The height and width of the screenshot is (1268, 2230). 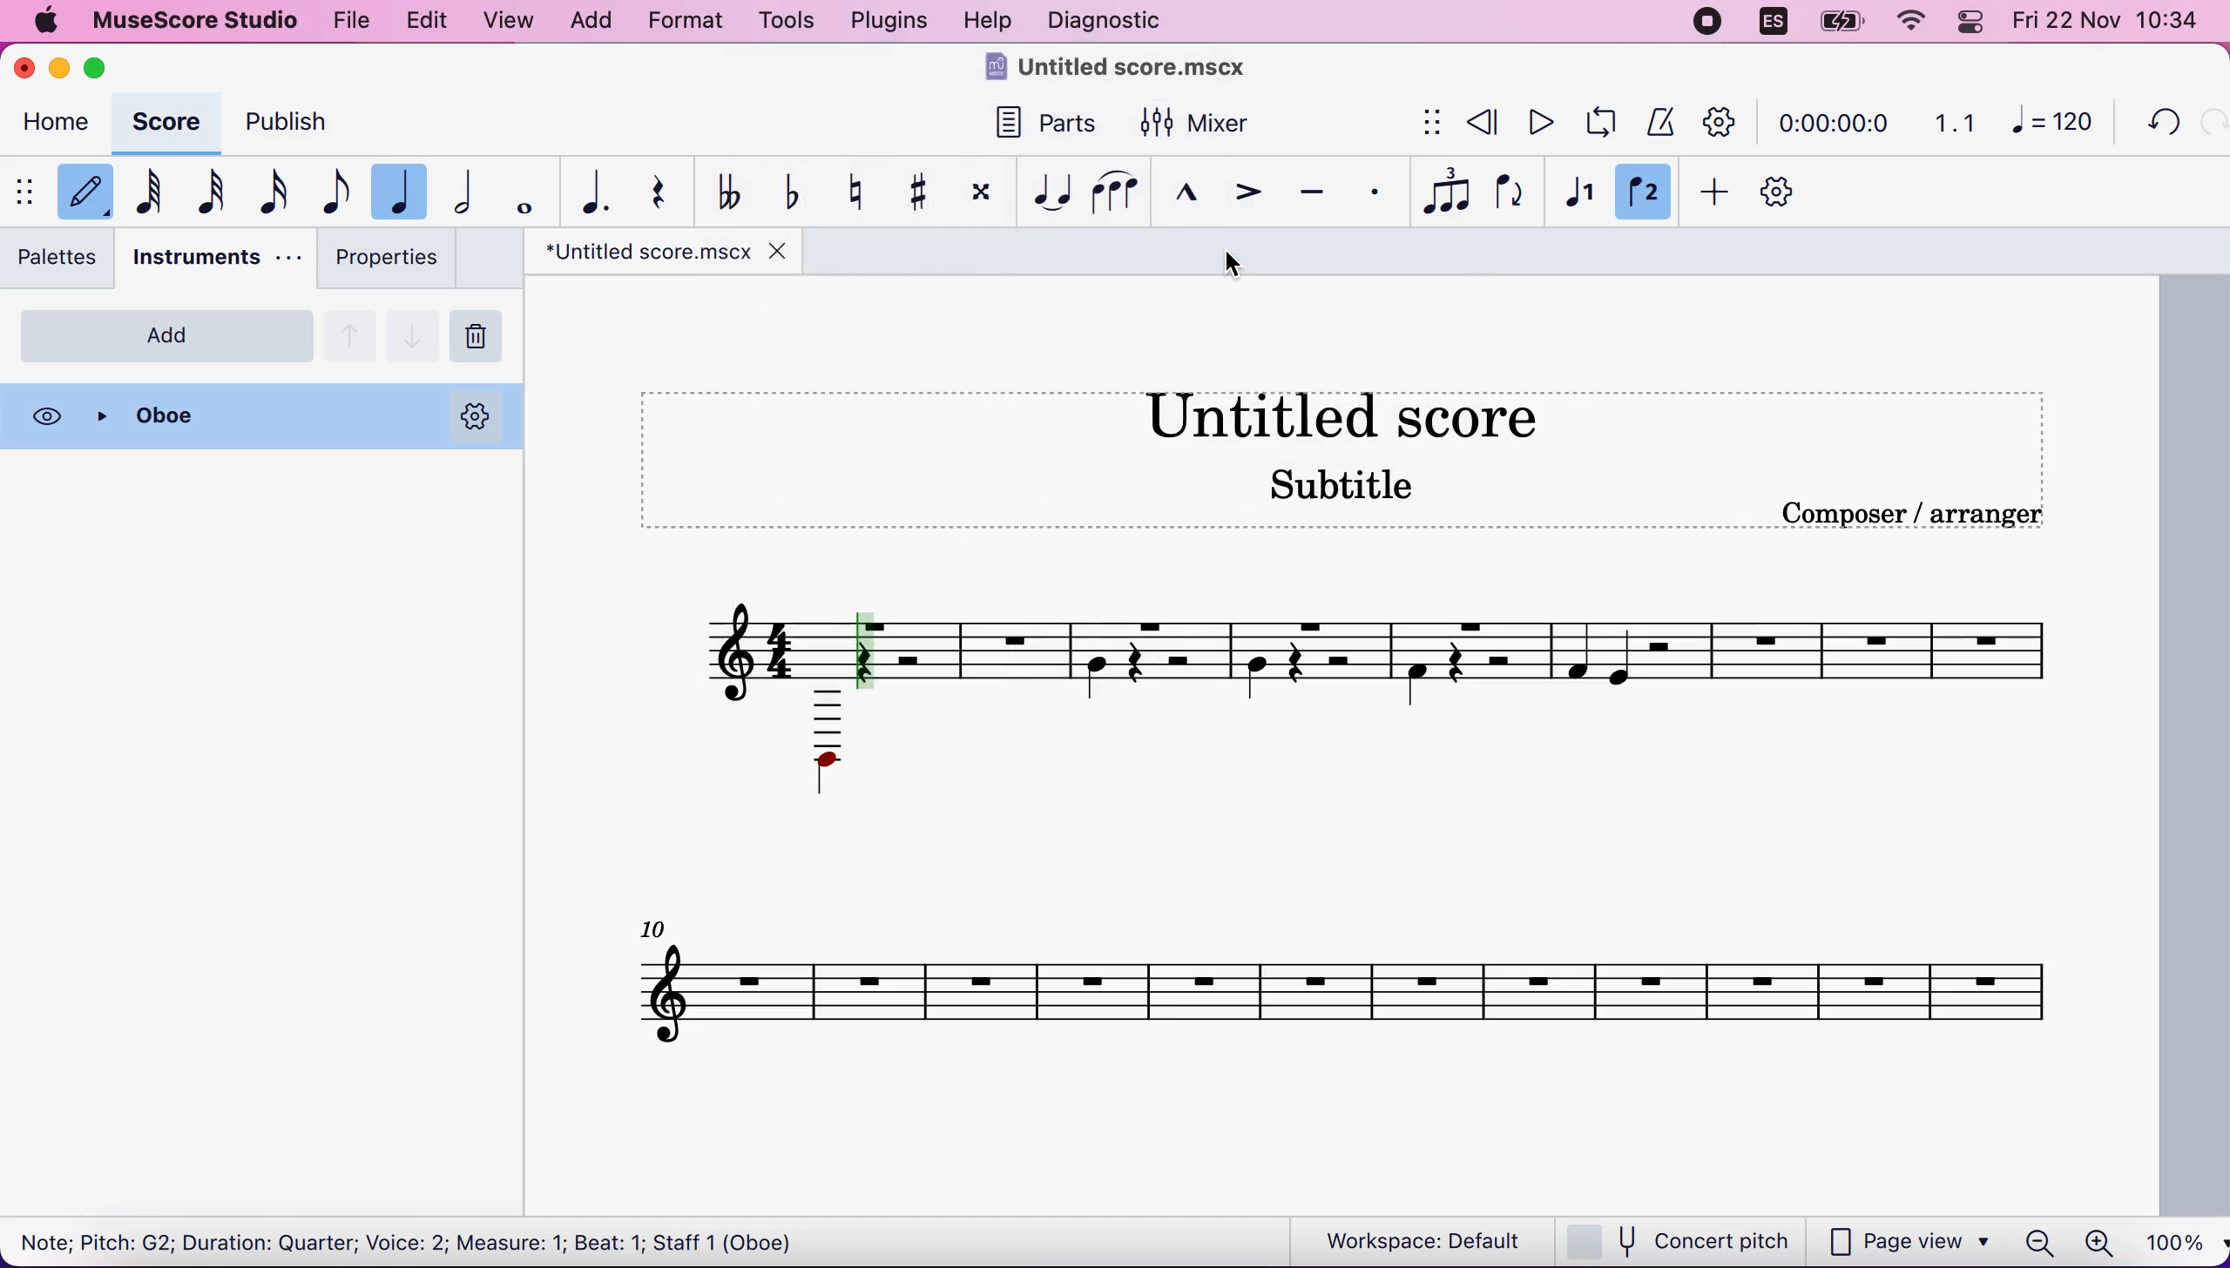 I want to click on slur, so click(x=1124, y=193).